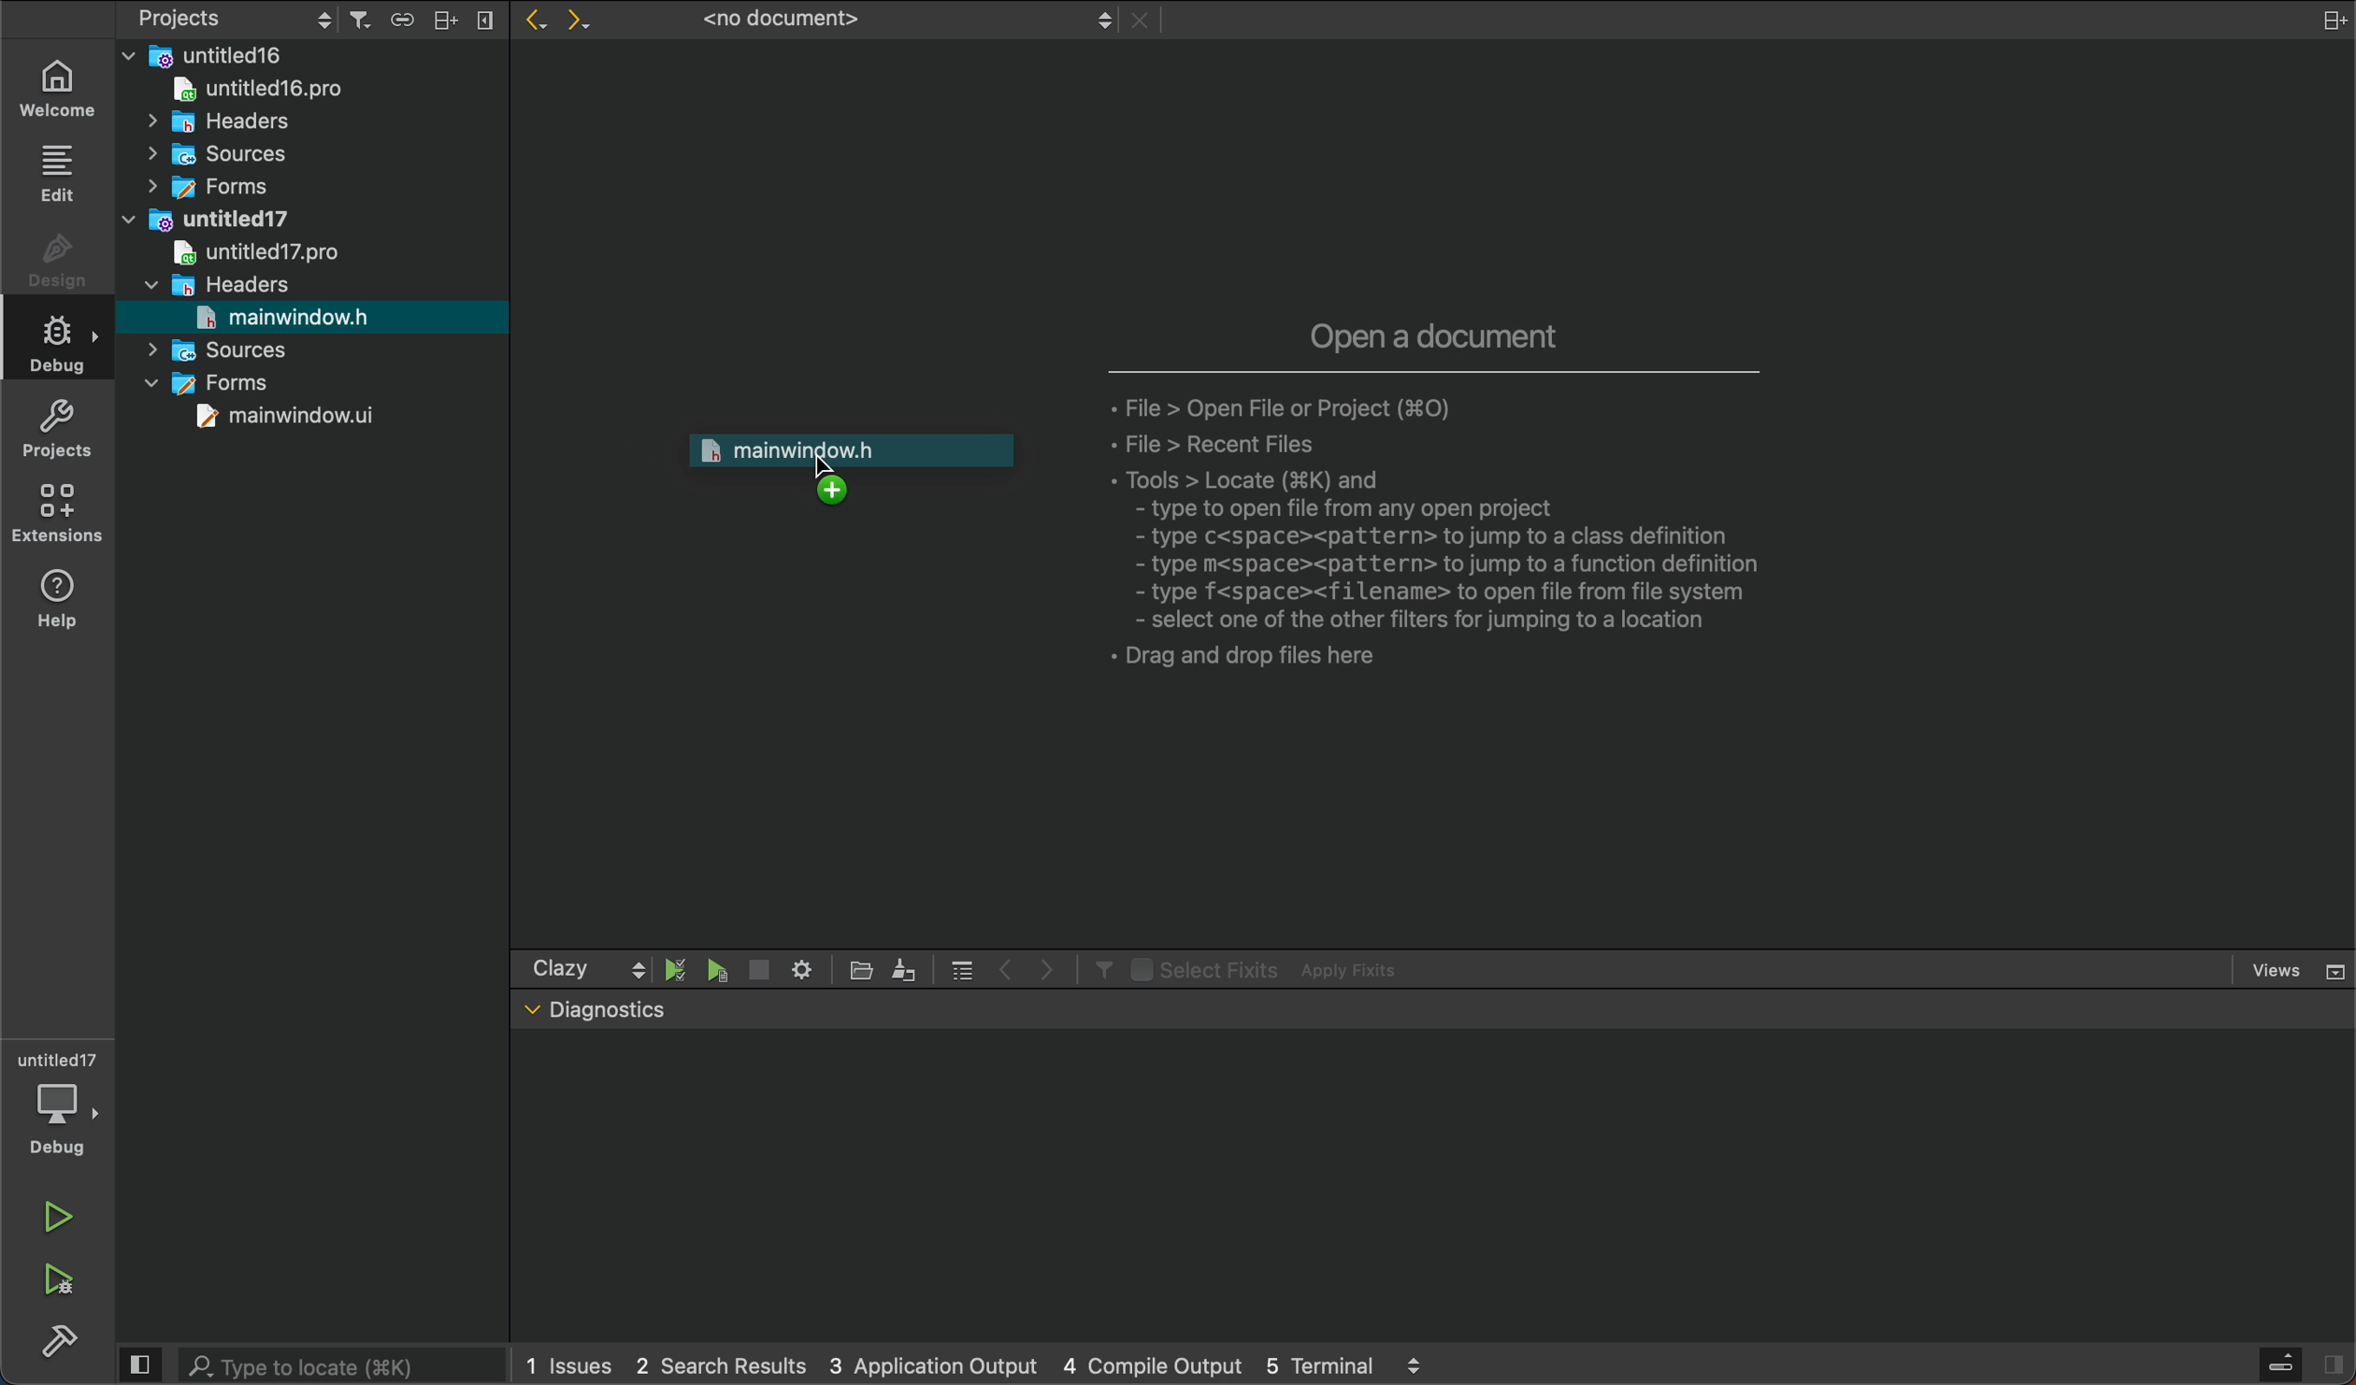  I want to click on Arrange, so click(440, 19).